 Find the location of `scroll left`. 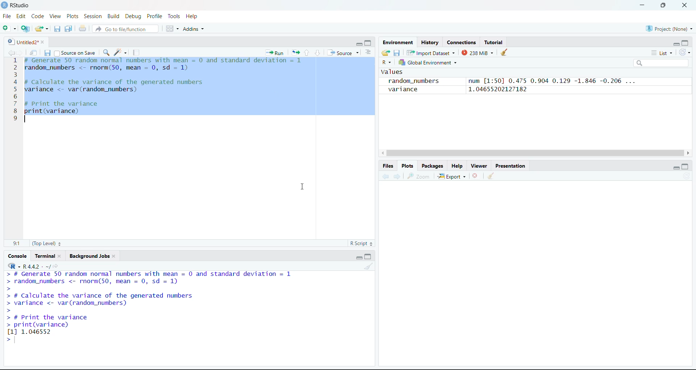

scroll left is located at coordinates (382, 153).